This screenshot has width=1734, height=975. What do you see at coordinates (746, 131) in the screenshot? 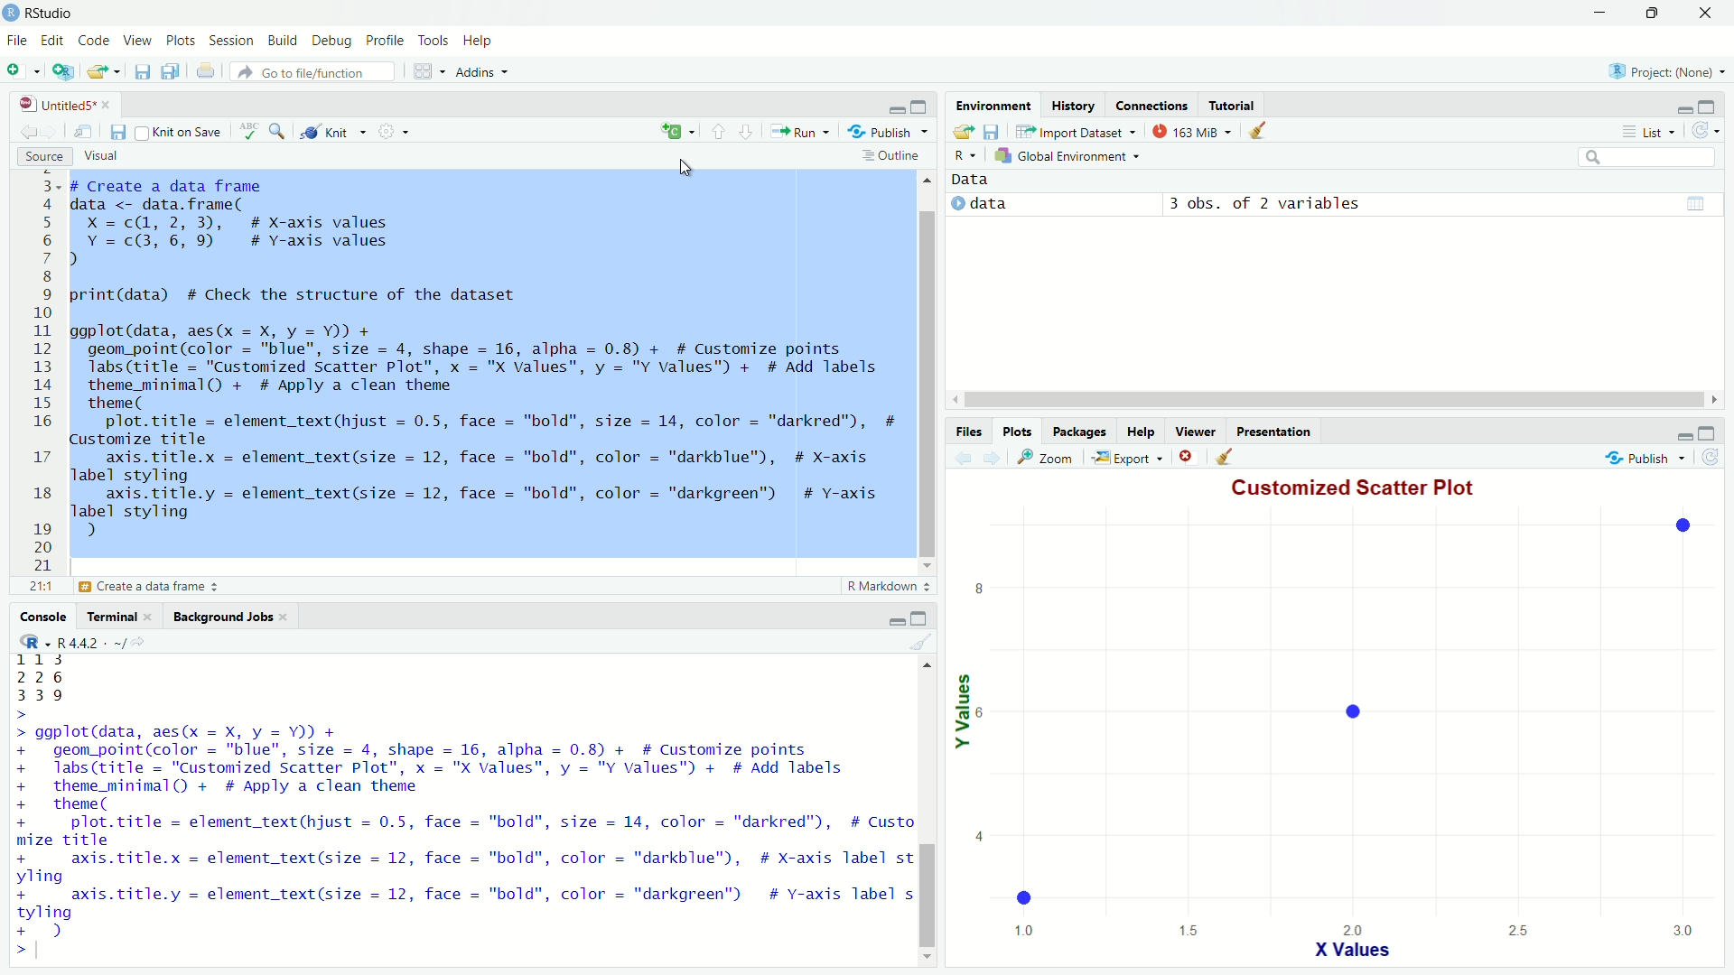
I see `Go to the next section/chunk` at bounding box center [746, 131].